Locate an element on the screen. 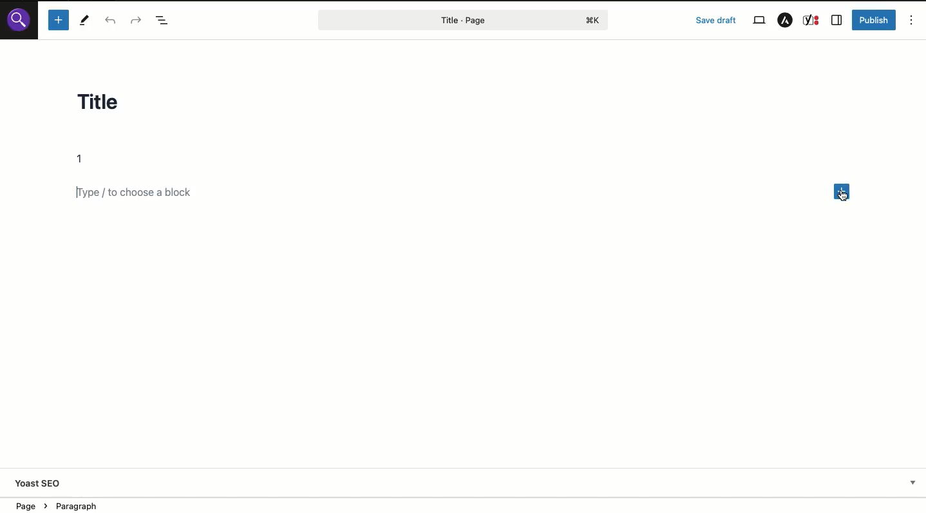  Tools is located at coordinates (85, 20).